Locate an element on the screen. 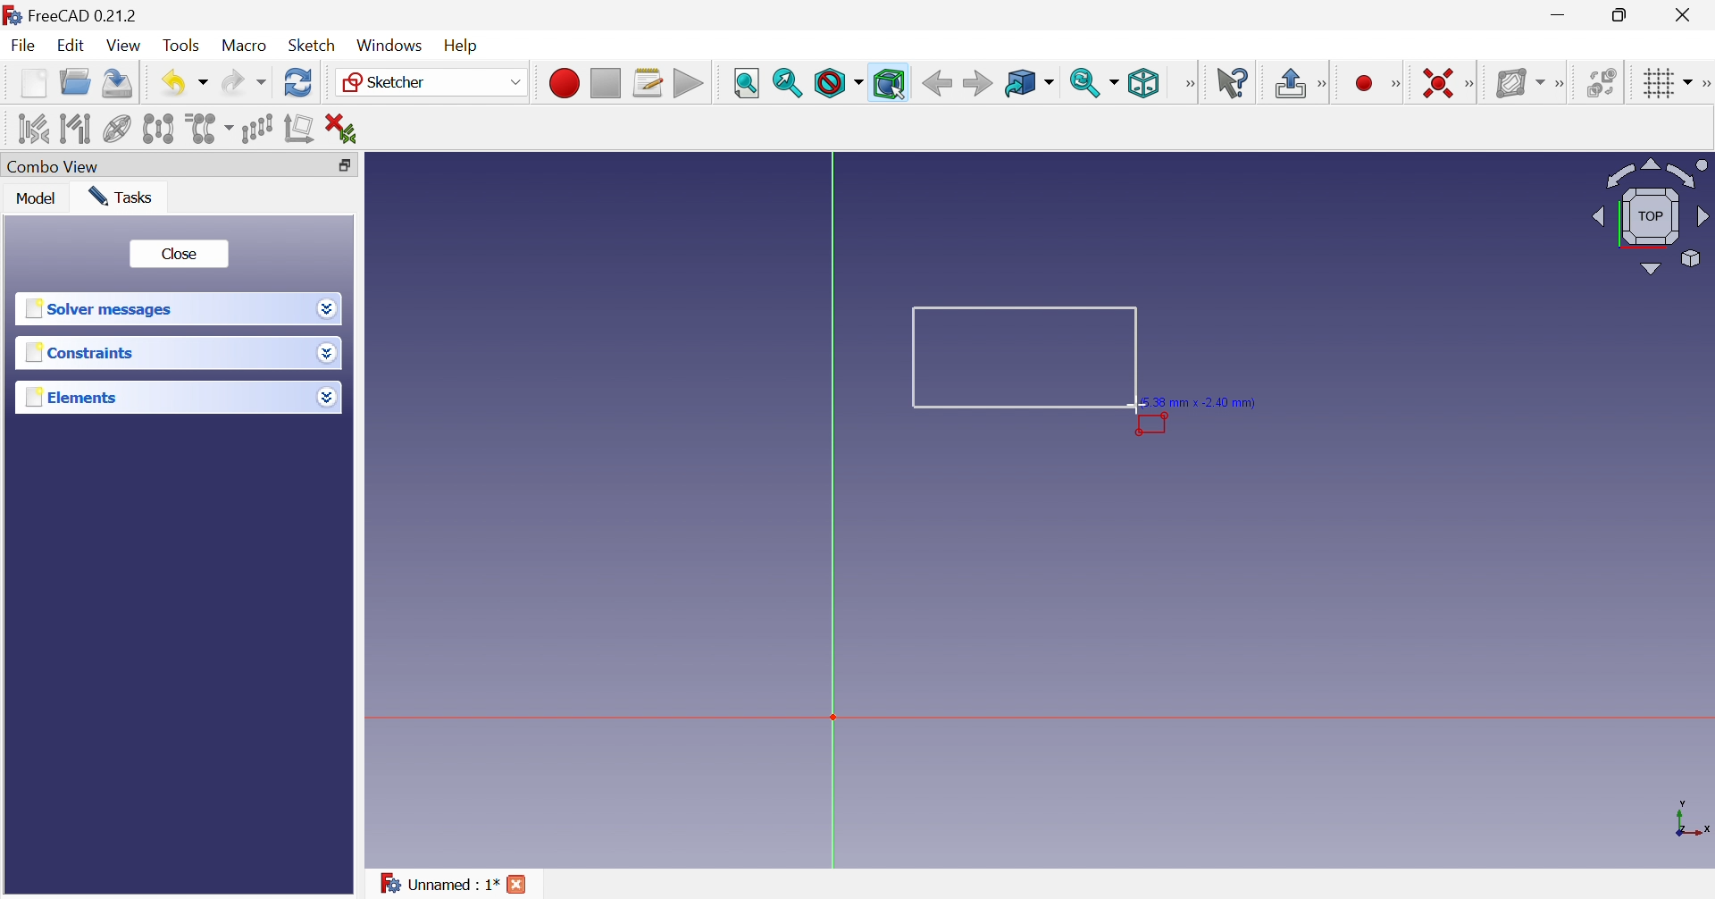  Show/hide B-spline information layer is located at coordinates (1518, 83).